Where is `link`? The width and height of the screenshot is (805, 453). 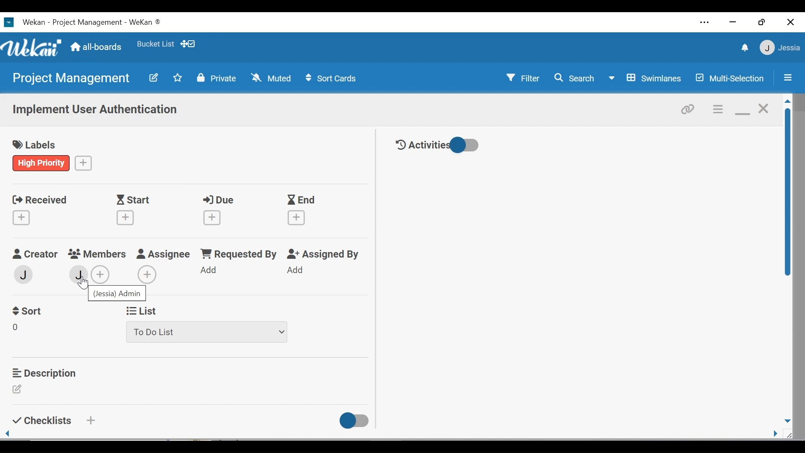 link is located at coordinates (690, 108).